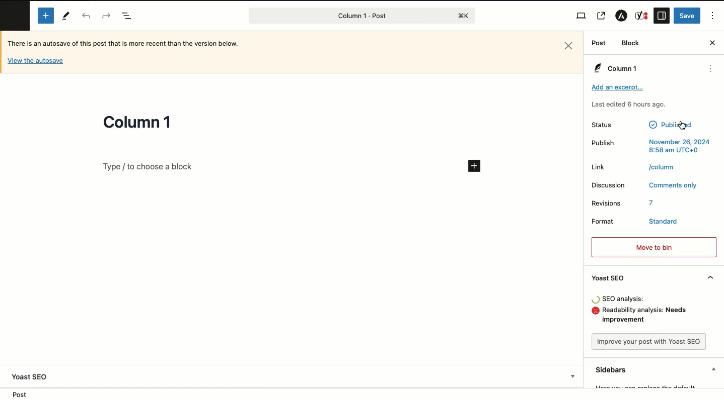 This screenshot has height=400, width=724. I want to click on Revisions, so click(606, 204).